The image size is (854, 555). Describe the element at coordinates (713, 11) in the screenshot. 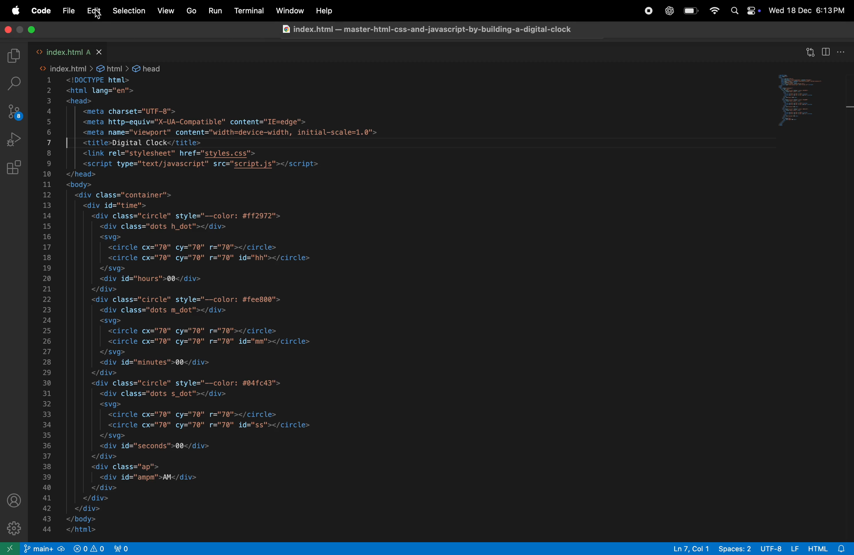

I see `wifi` at that location.